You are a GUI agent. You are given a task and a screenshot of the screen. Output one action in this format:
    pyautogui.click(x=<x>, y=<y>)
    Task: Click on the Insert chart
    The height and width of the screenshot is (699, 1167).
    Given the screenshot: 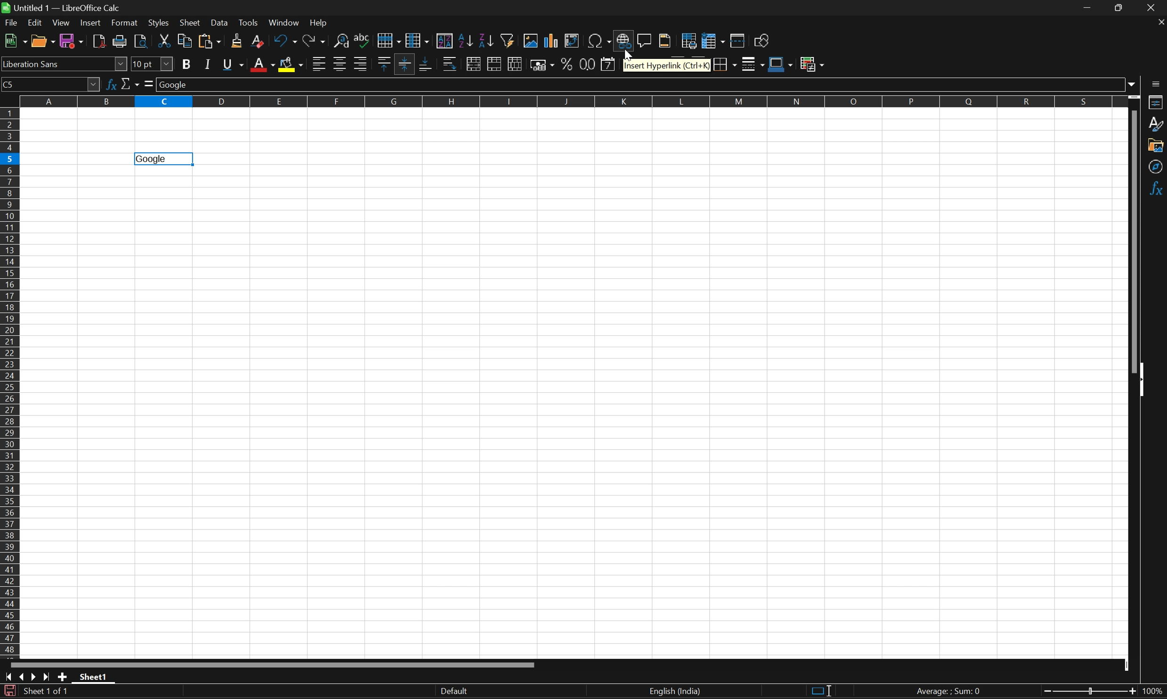 What is the action you would take?
    pyautogui.click(x=550, y=40)
    